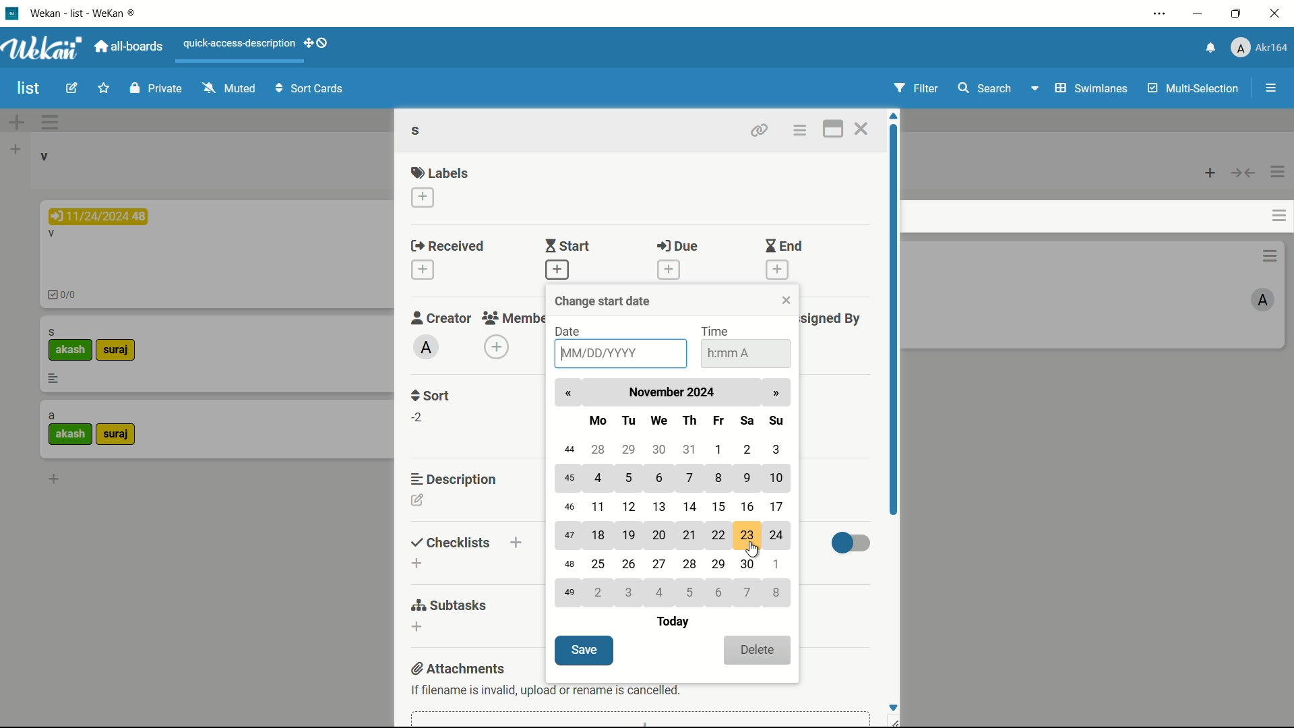  What do you see at coordinates (782, 247) in the screenshot?
I see `end` at bounding box center [782, 247].